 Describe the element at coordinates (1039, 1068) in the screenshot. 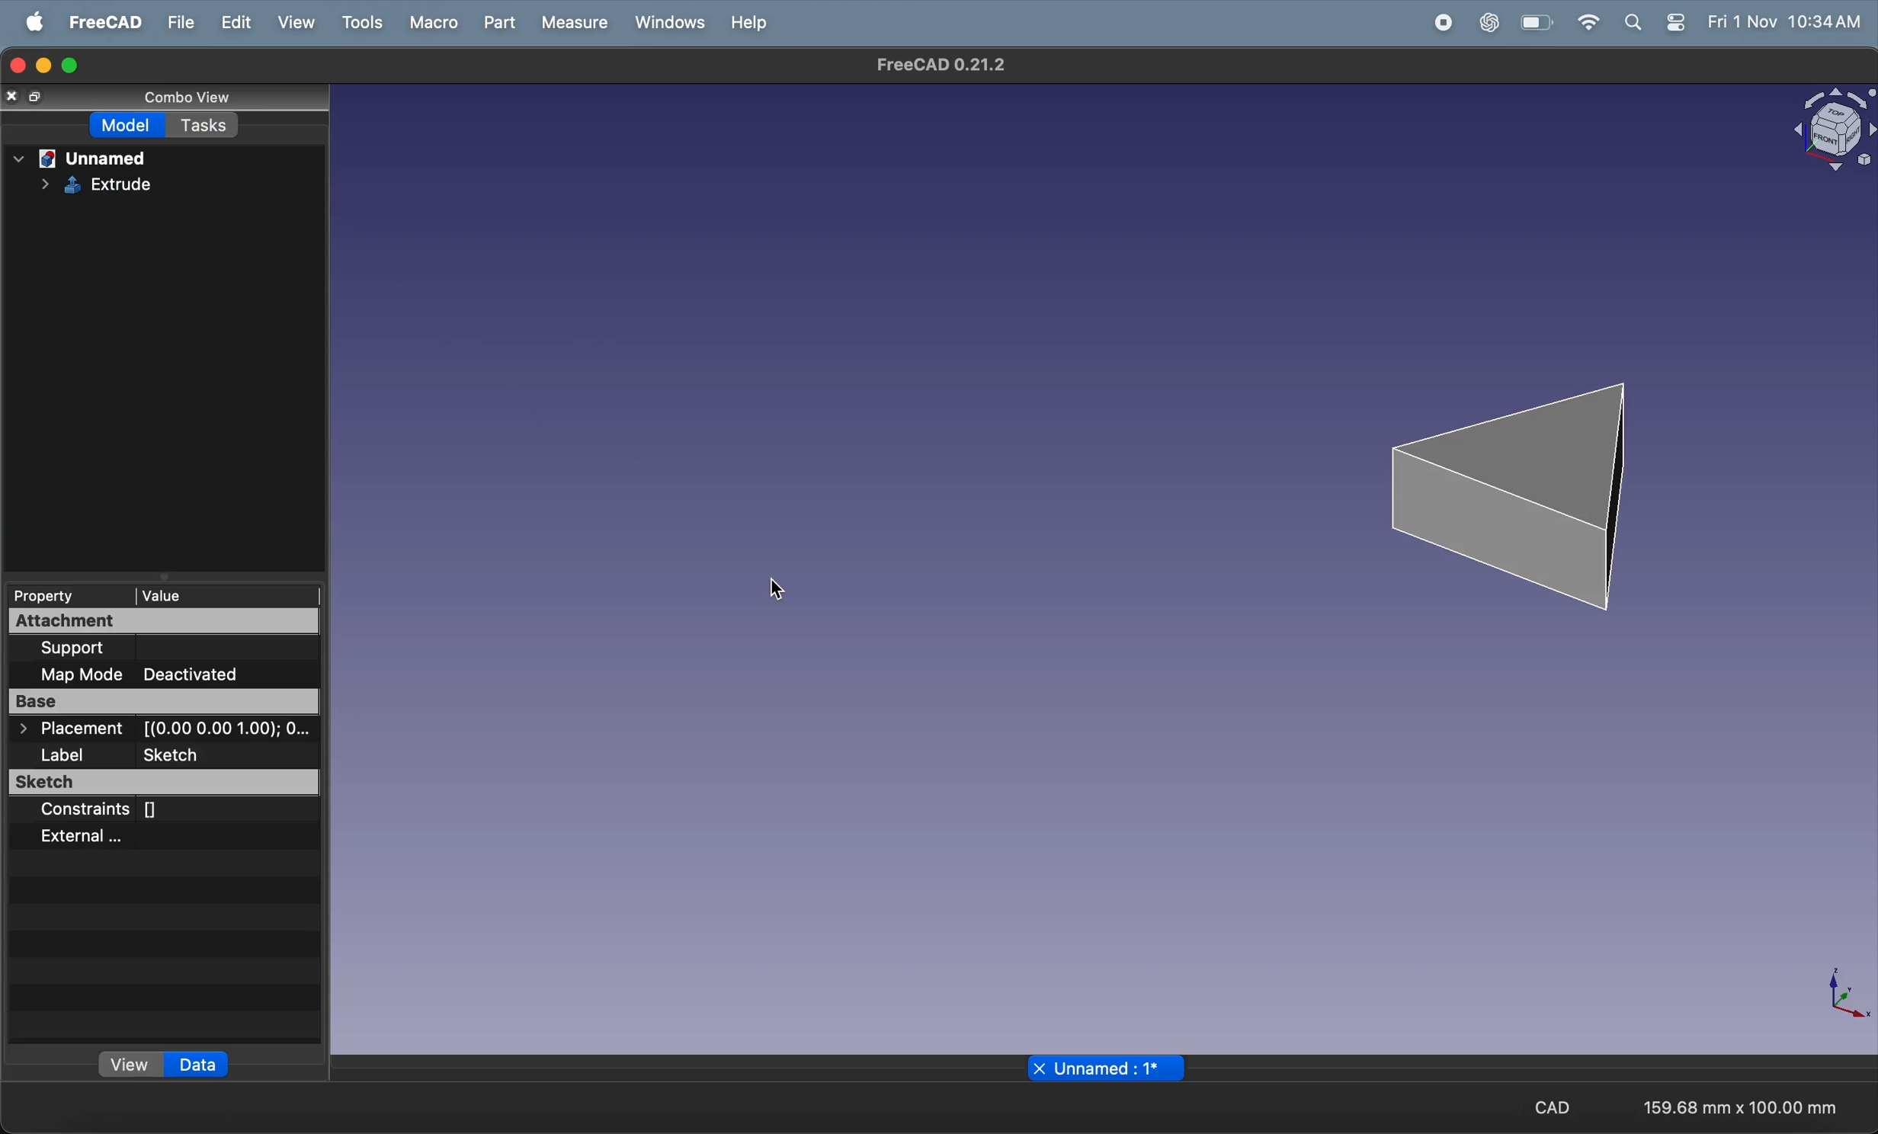

I see `close` at that location.